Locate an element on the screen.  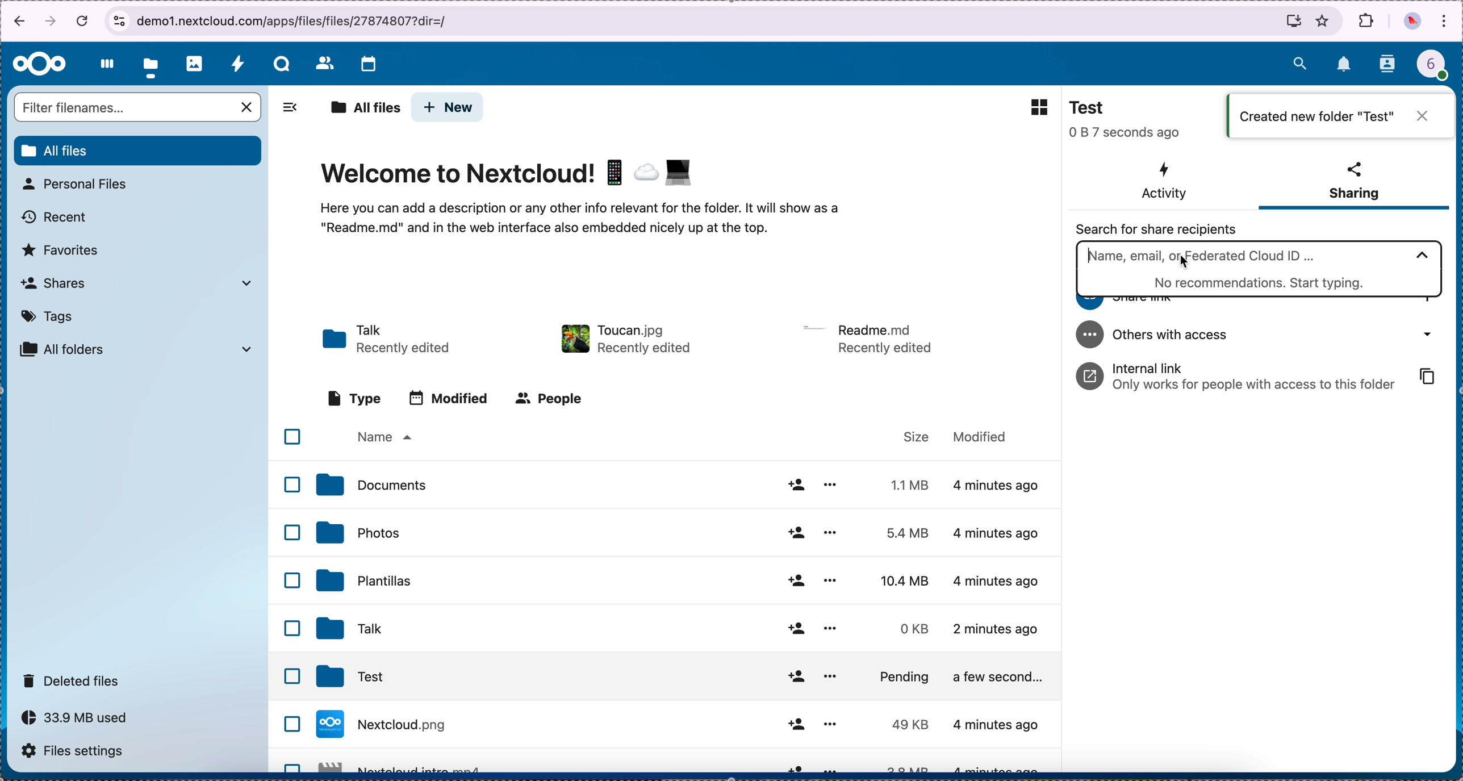
grid view is located at coordinates (1033, 106).